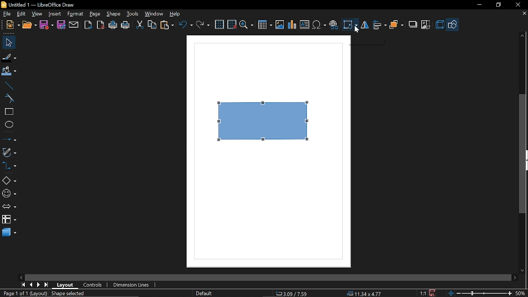  I want to click on Zoom, so click(246, 25).